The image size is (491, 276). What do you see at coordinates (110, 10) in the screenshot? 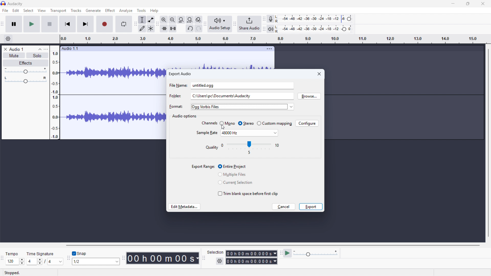
I see `Effect ` at bounding box center [110, 10].